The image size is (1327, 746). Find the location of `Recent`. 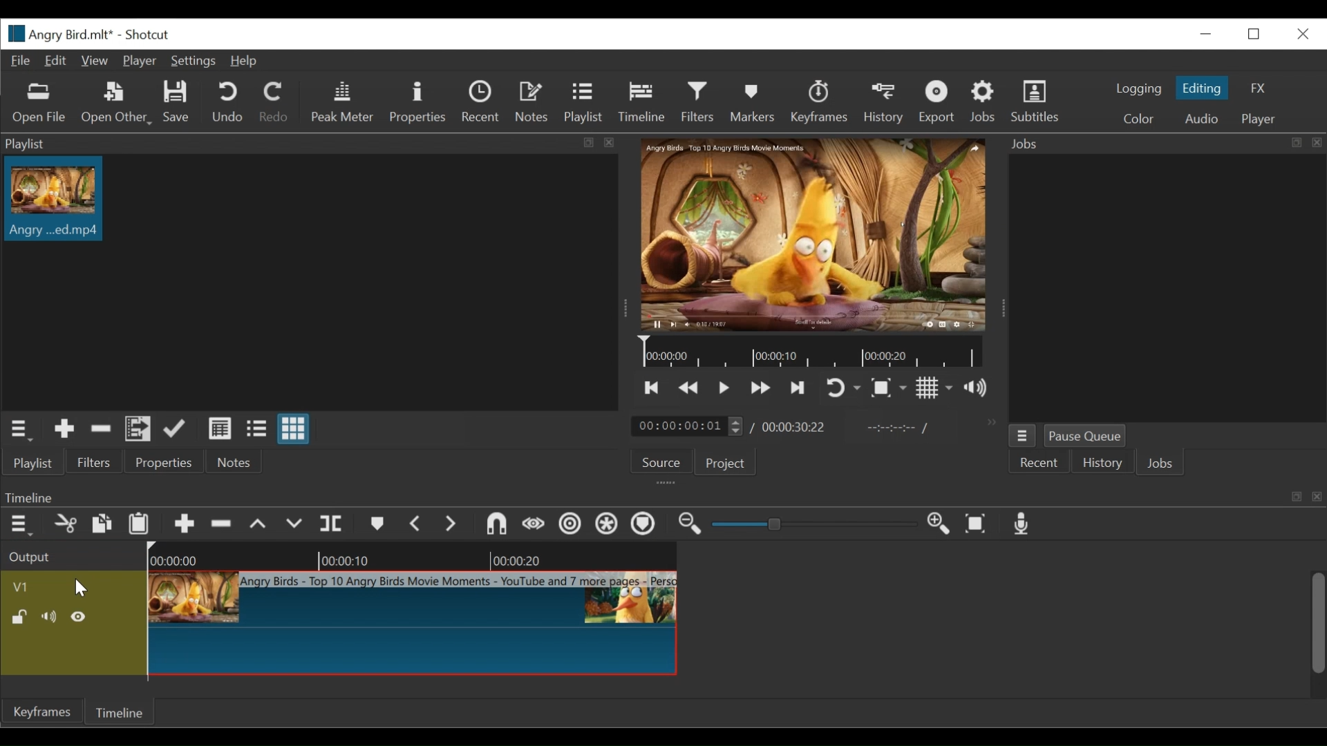

Recent is located at coordinates (482, 103).